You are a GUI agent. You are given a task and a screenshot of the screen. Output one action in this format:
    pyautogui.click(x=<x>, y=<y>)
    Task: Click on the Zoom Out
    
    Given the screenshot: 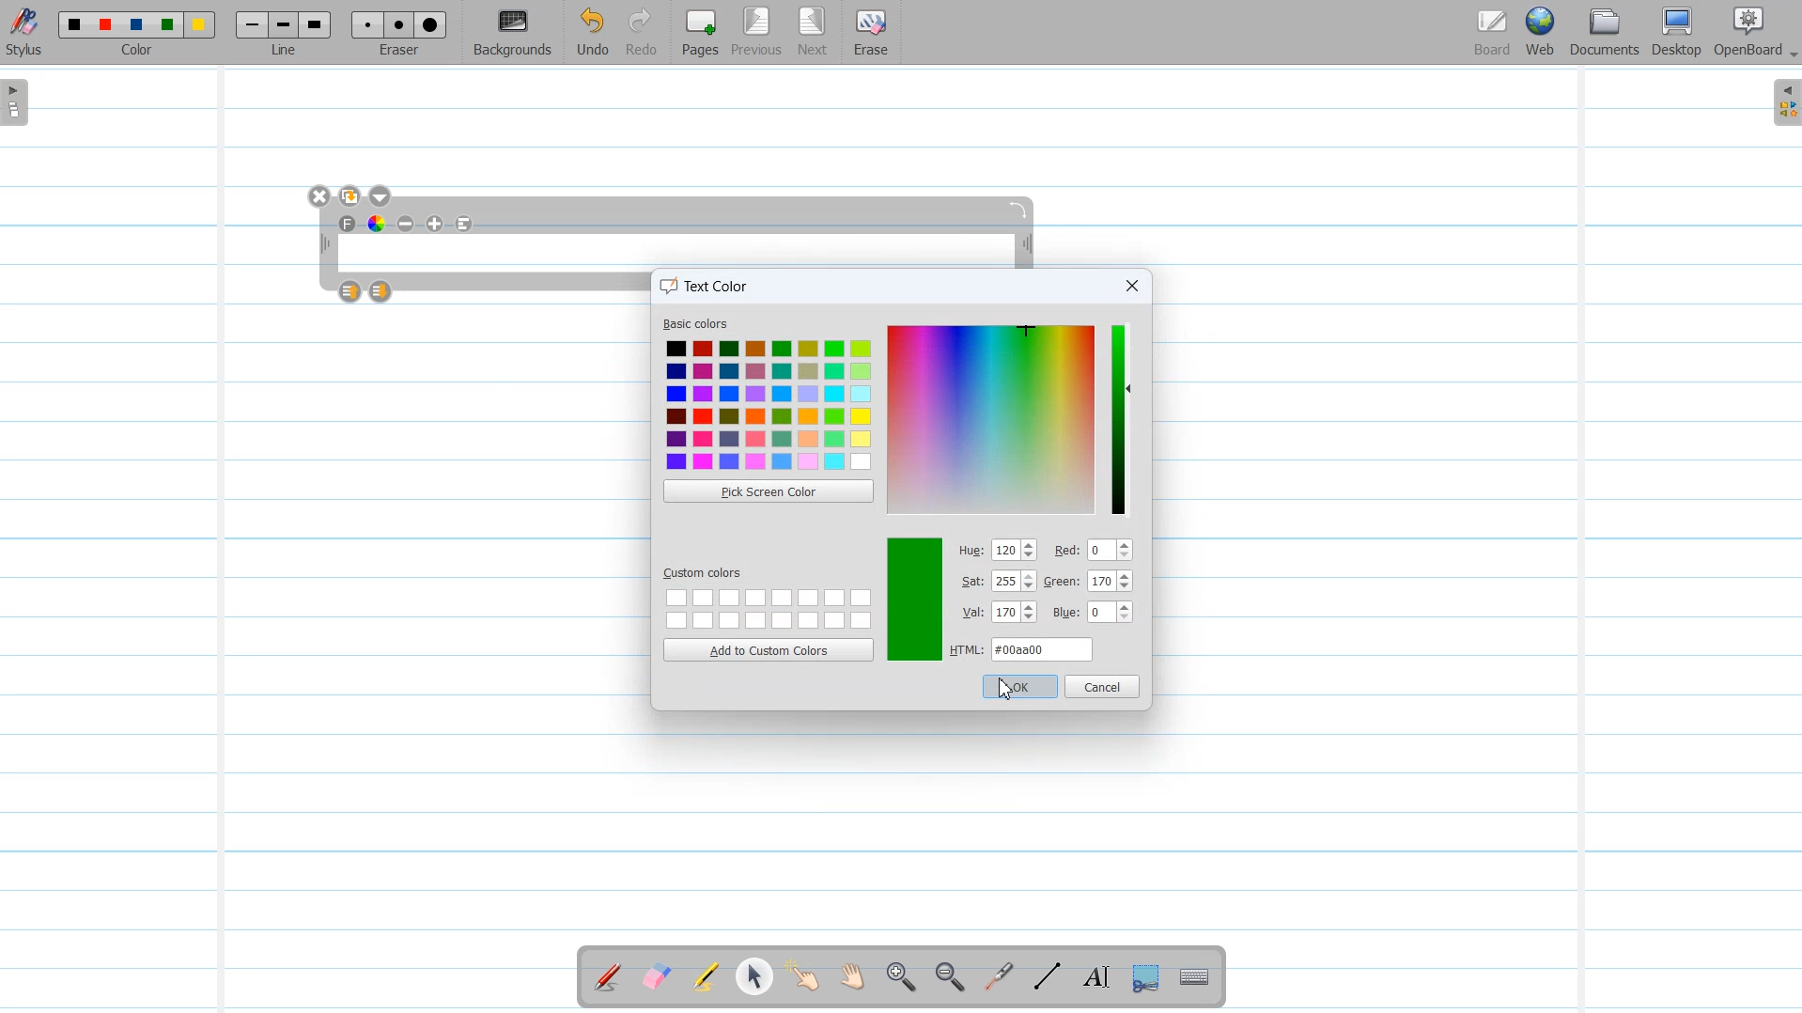 What is the action you would take?
    pyautogui.click(x=946, y=978)
    